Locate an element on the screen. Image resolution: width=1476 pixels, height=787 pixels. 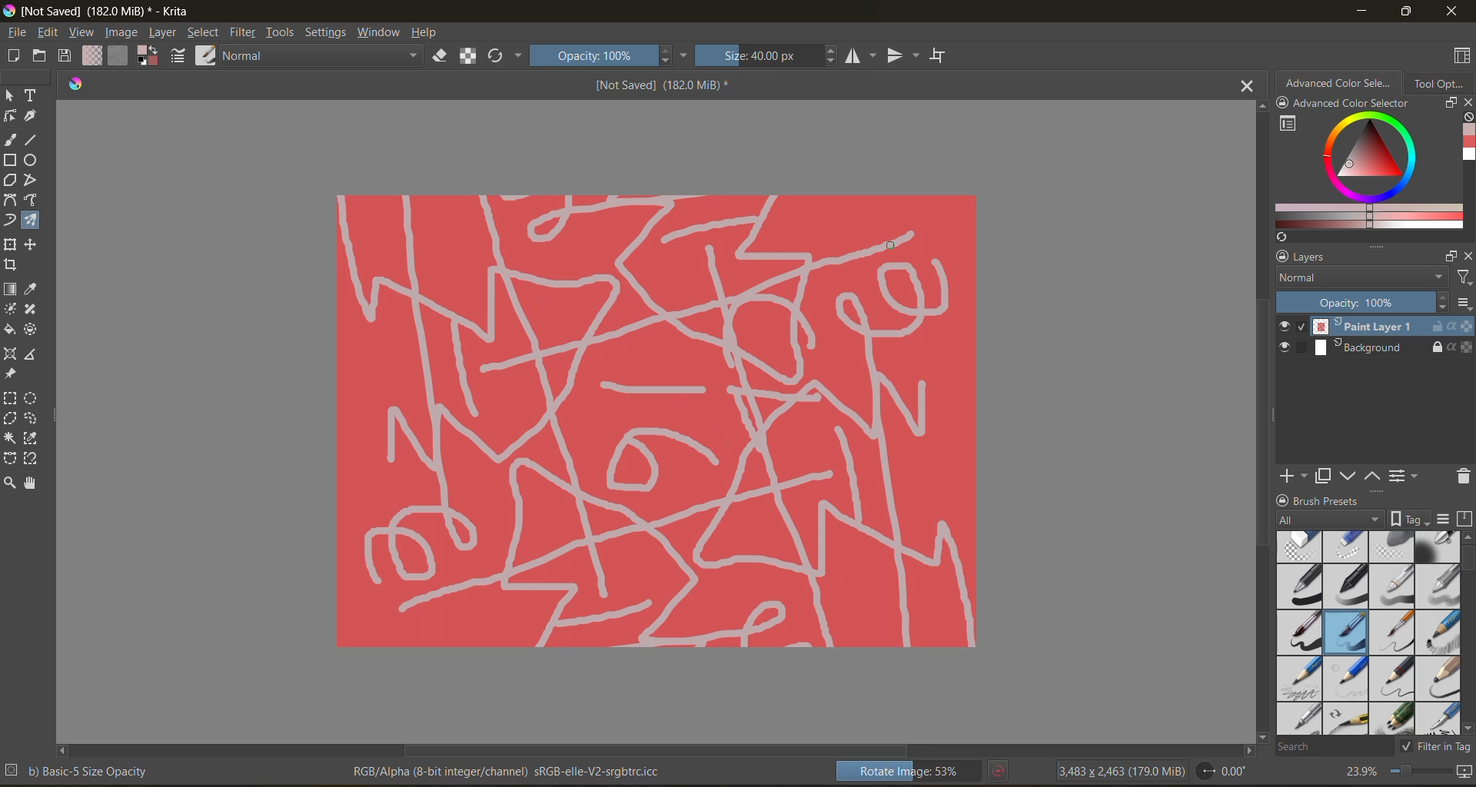
tools is located at coordinates (284, 35).